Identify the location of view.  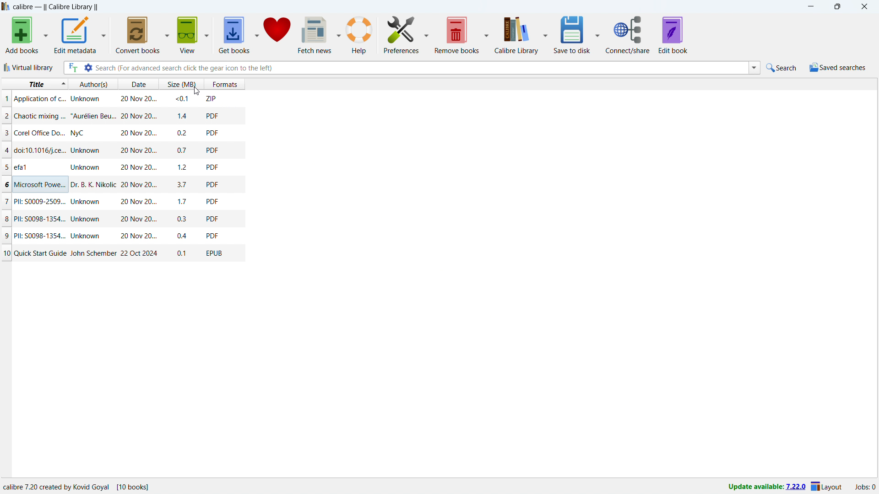
(188, 35).